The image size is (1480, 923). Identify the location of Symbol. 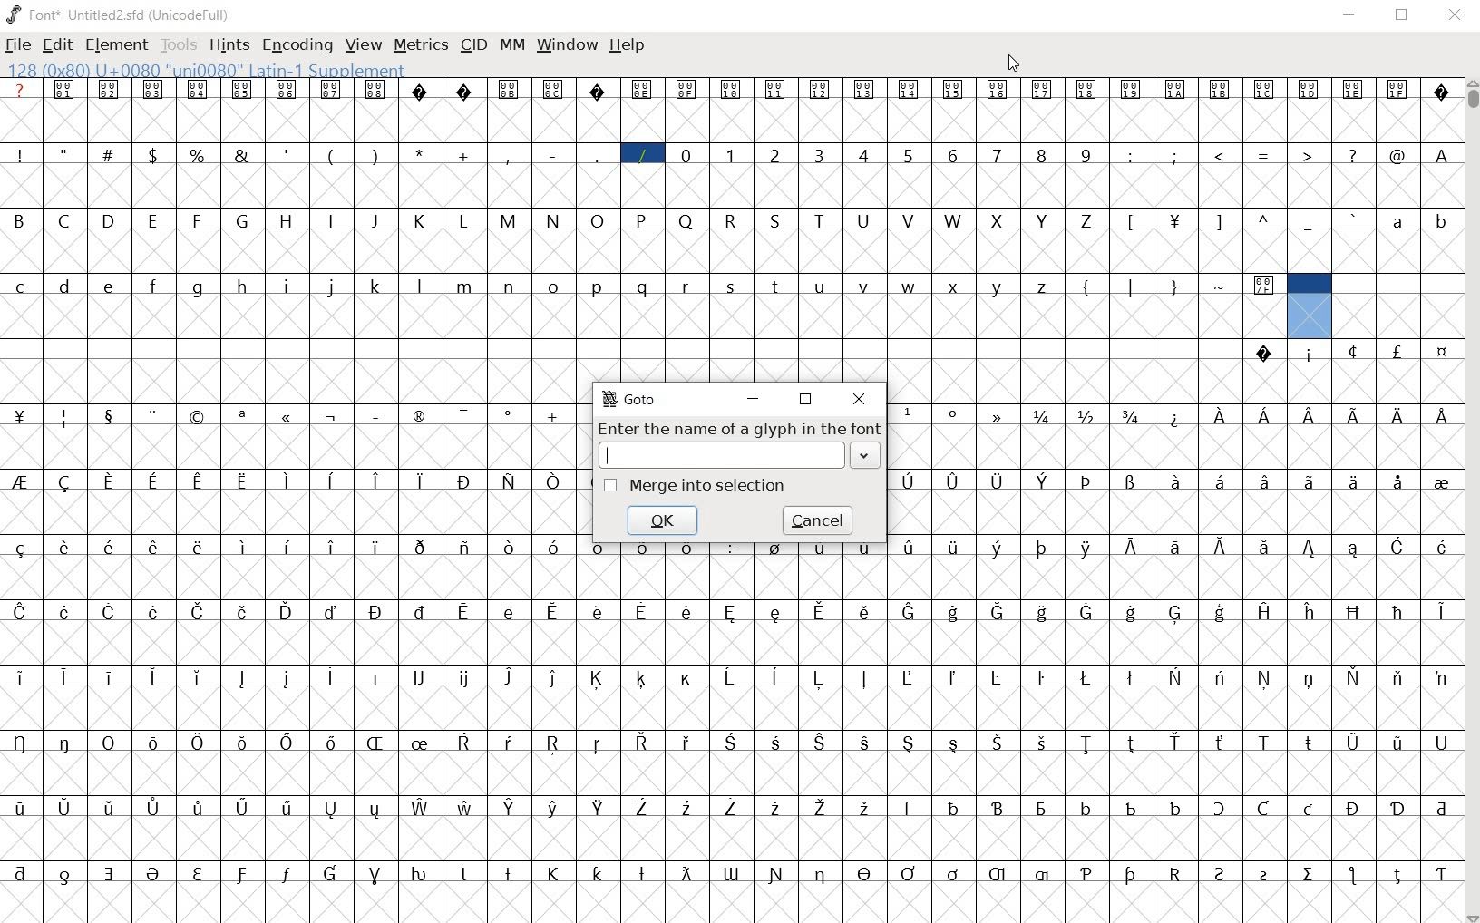
(22, 416).